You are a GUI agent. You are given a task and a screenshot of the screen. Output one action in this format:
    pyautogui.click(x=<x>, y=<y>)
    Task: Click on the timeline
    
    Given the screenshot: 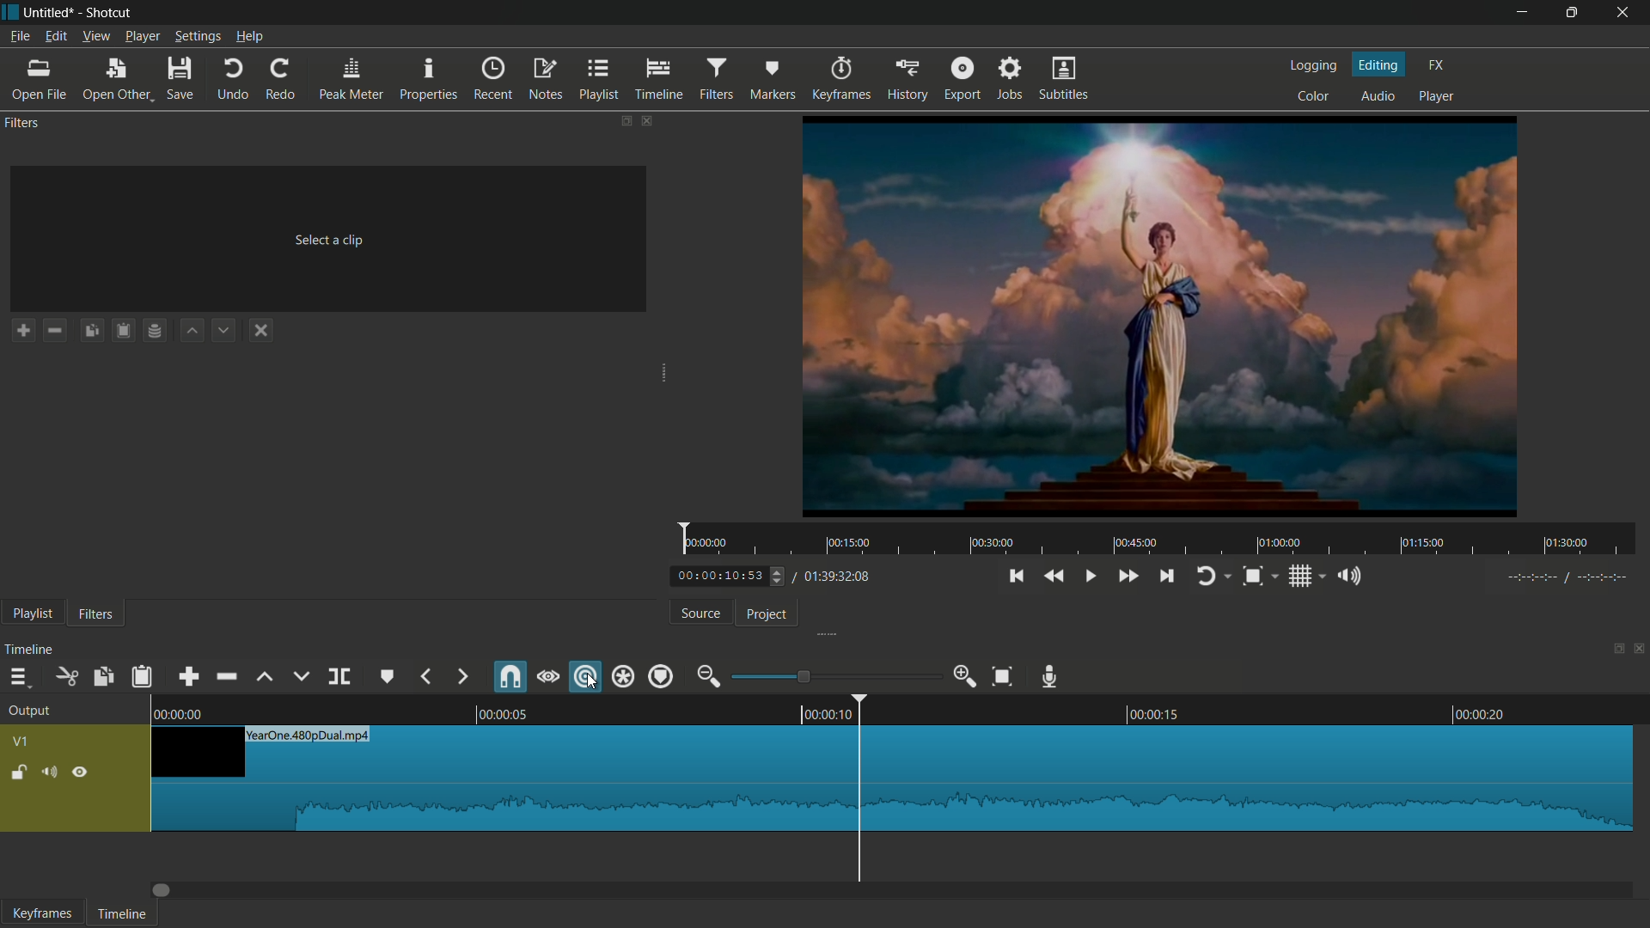 What is the action you would take?
    pyautogui.click(x=660, y=79)
    